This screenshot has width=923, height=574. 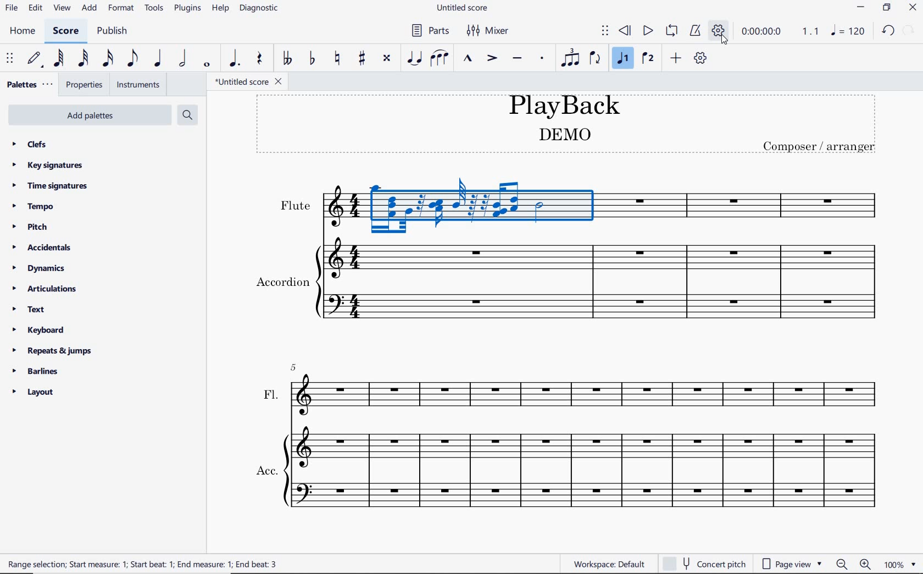 I want to click on metronome, so click(x=697, y=31).